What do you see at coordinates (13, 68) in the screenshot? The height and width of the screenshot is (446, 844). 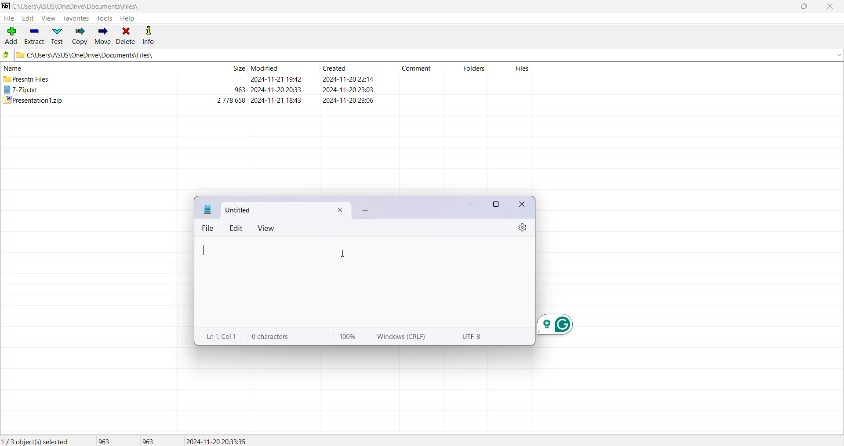 I see `name` at bounding box center [13, 68].